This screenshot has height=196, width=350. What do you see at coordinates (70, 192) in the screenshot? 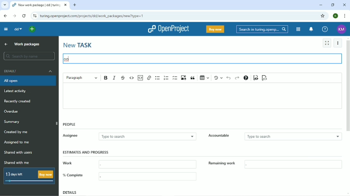
I see `Details` at bounding box center [70, 192].